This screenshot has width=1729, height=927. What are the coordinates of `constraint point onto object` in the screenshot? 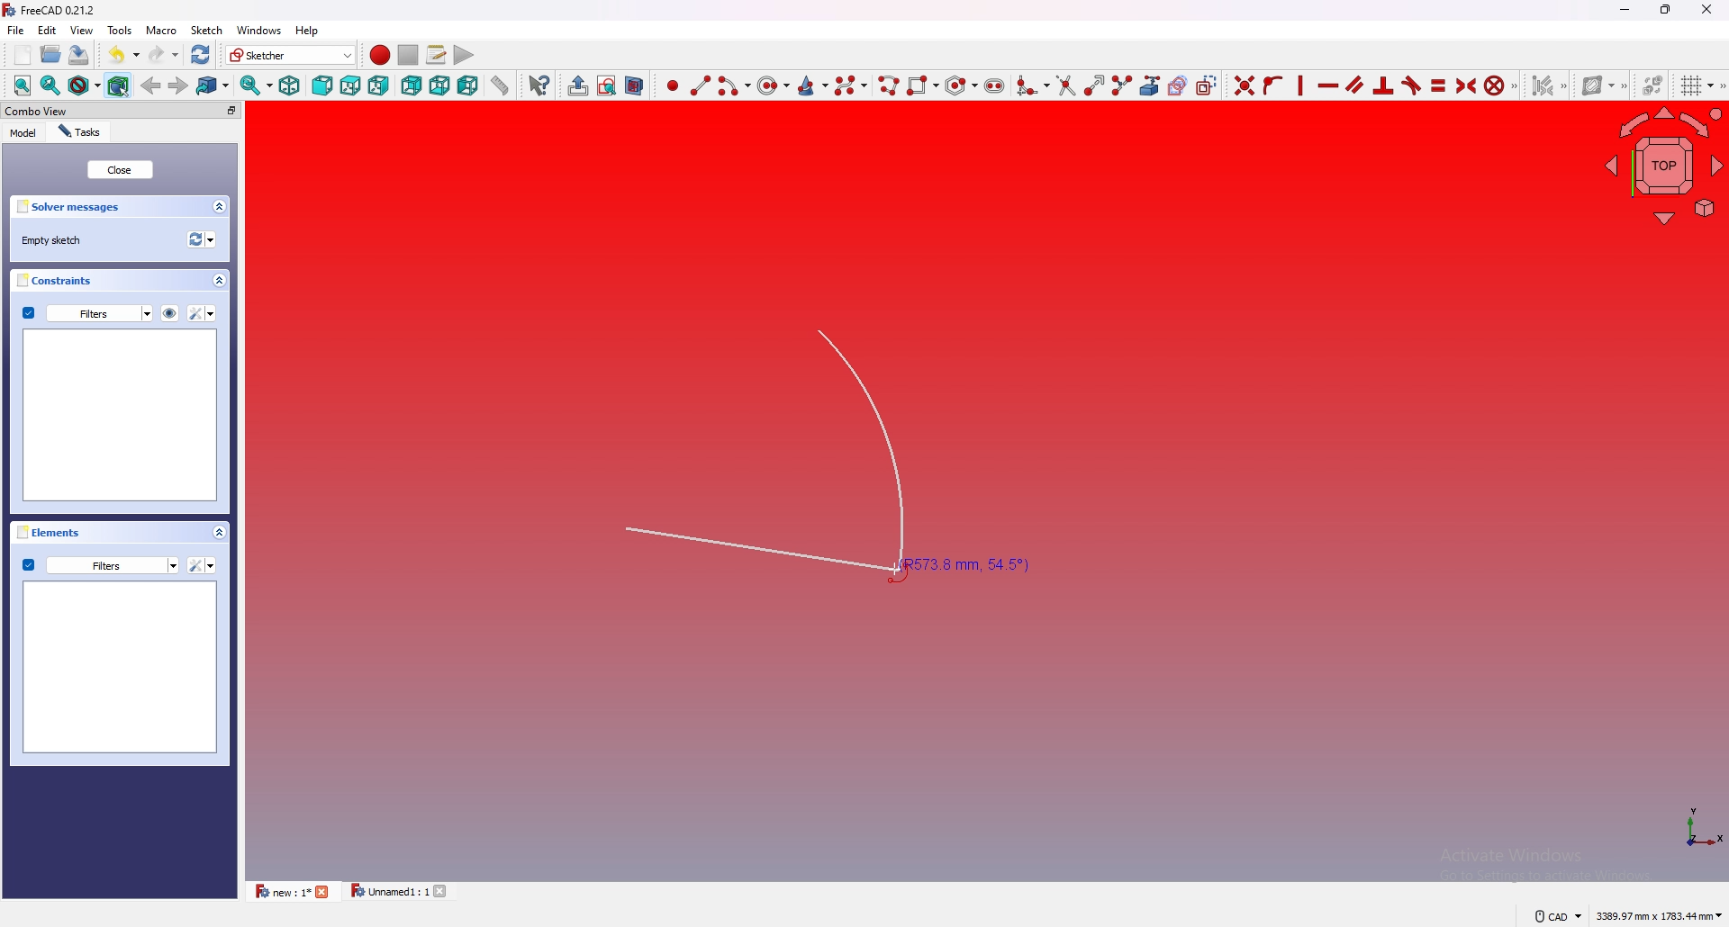 It's located at (1274, 85).